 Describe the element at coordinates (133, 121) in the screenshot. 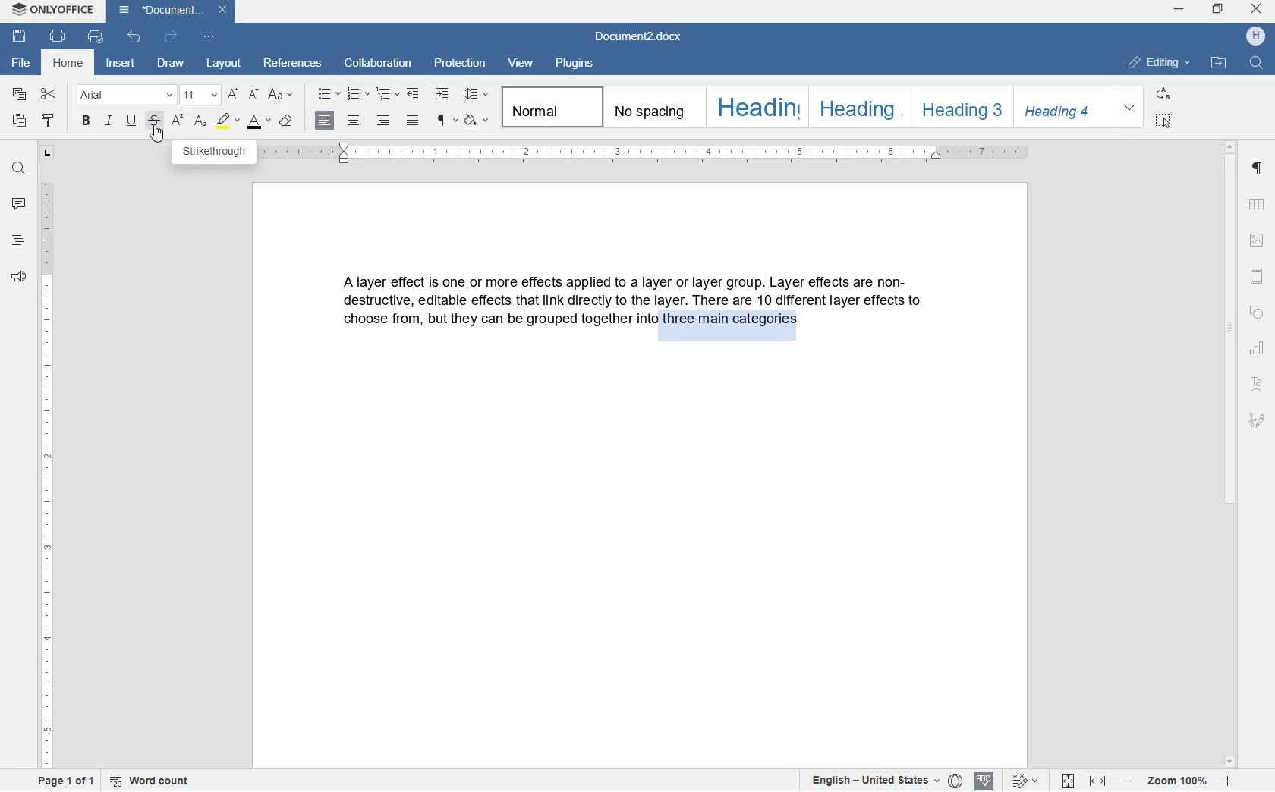

I see `underline` at that location.